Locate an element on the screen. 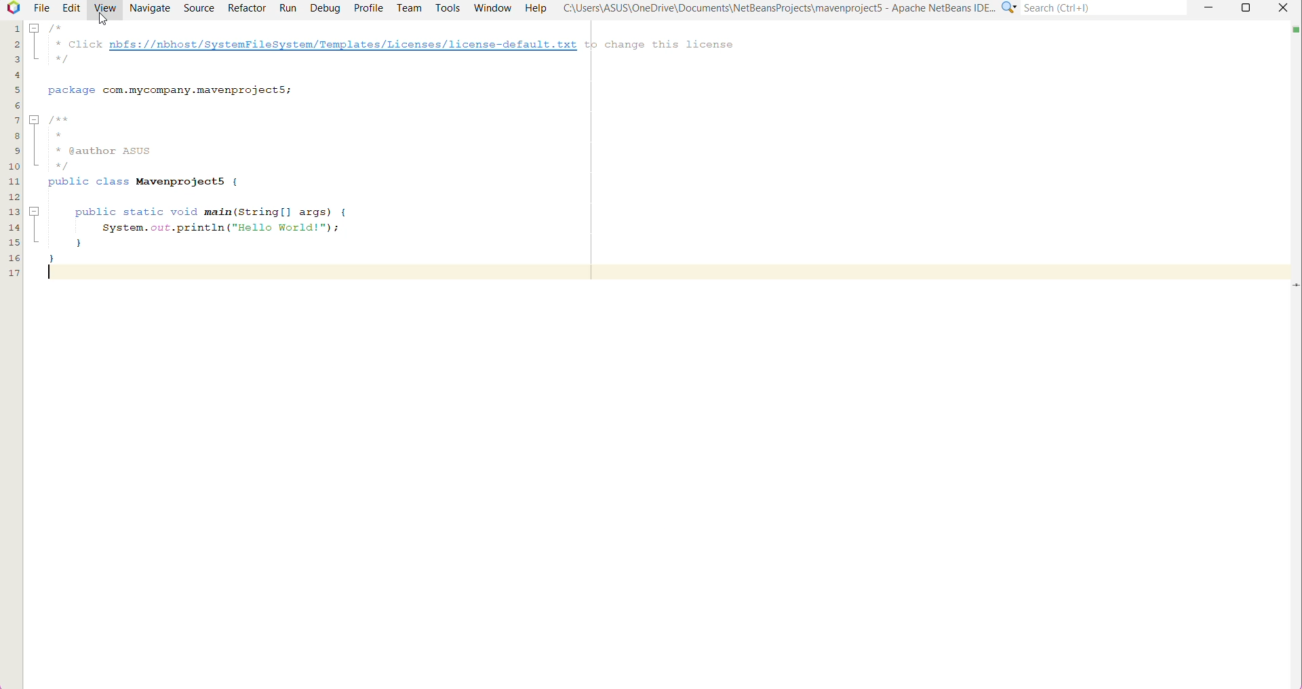  Refactor is located at coordinates (246, 8).